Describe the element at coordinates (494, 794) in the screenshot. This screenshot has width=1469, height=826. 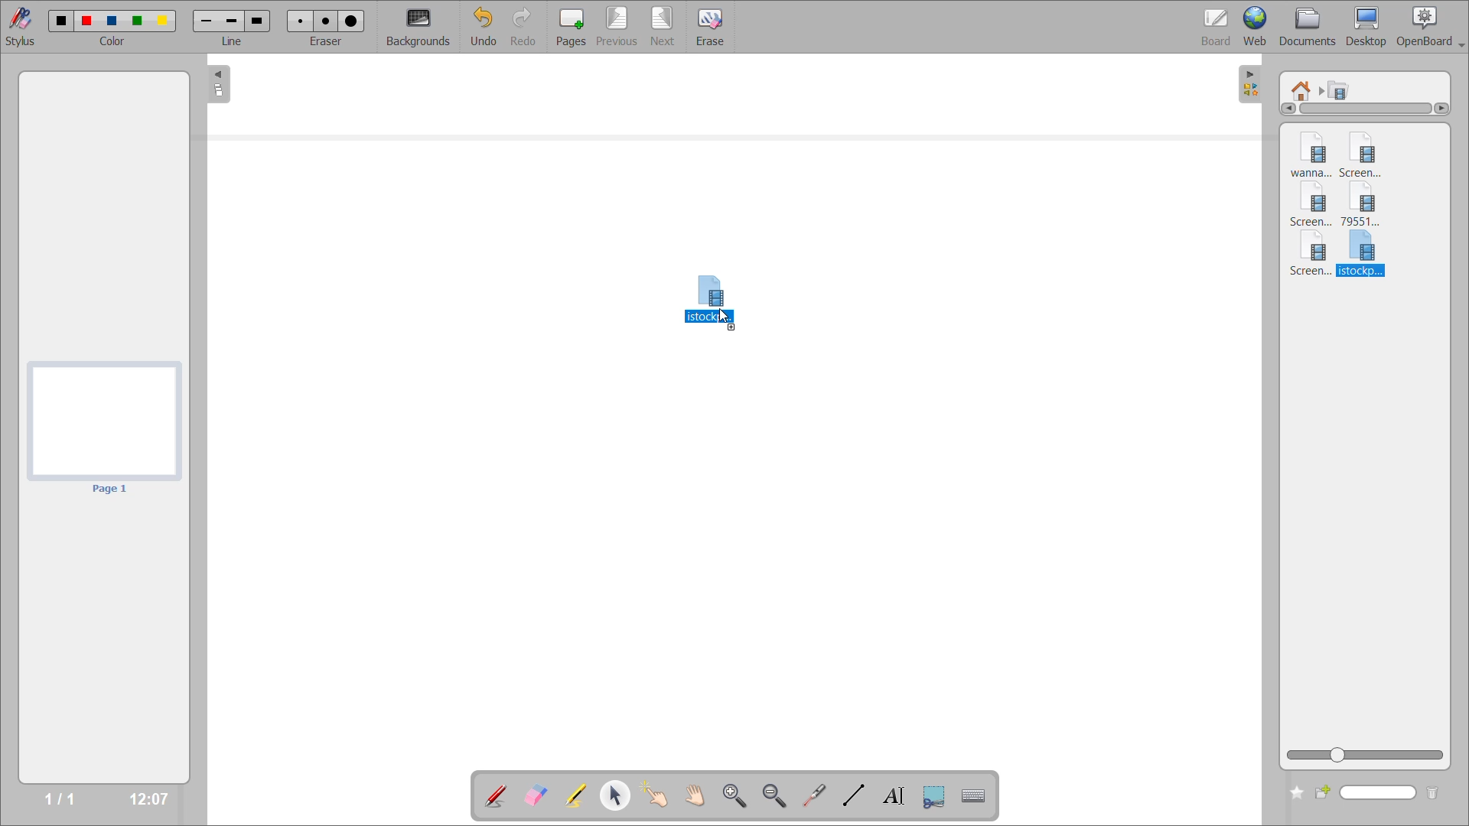
I see `annotate document` at that location.